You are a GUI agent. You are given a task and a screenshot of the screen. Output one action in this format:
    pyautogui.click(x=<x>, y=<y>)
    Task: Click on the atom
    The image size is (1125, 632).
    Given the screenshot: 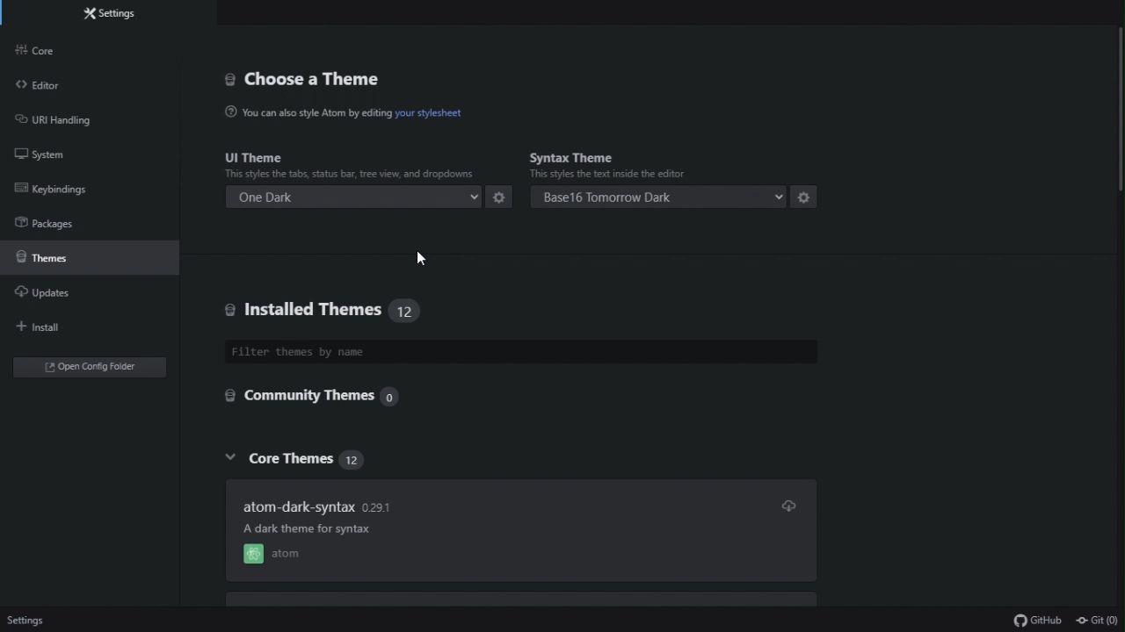 What is the action you would take?
    pyautogui.click(x=273, y=556)
    